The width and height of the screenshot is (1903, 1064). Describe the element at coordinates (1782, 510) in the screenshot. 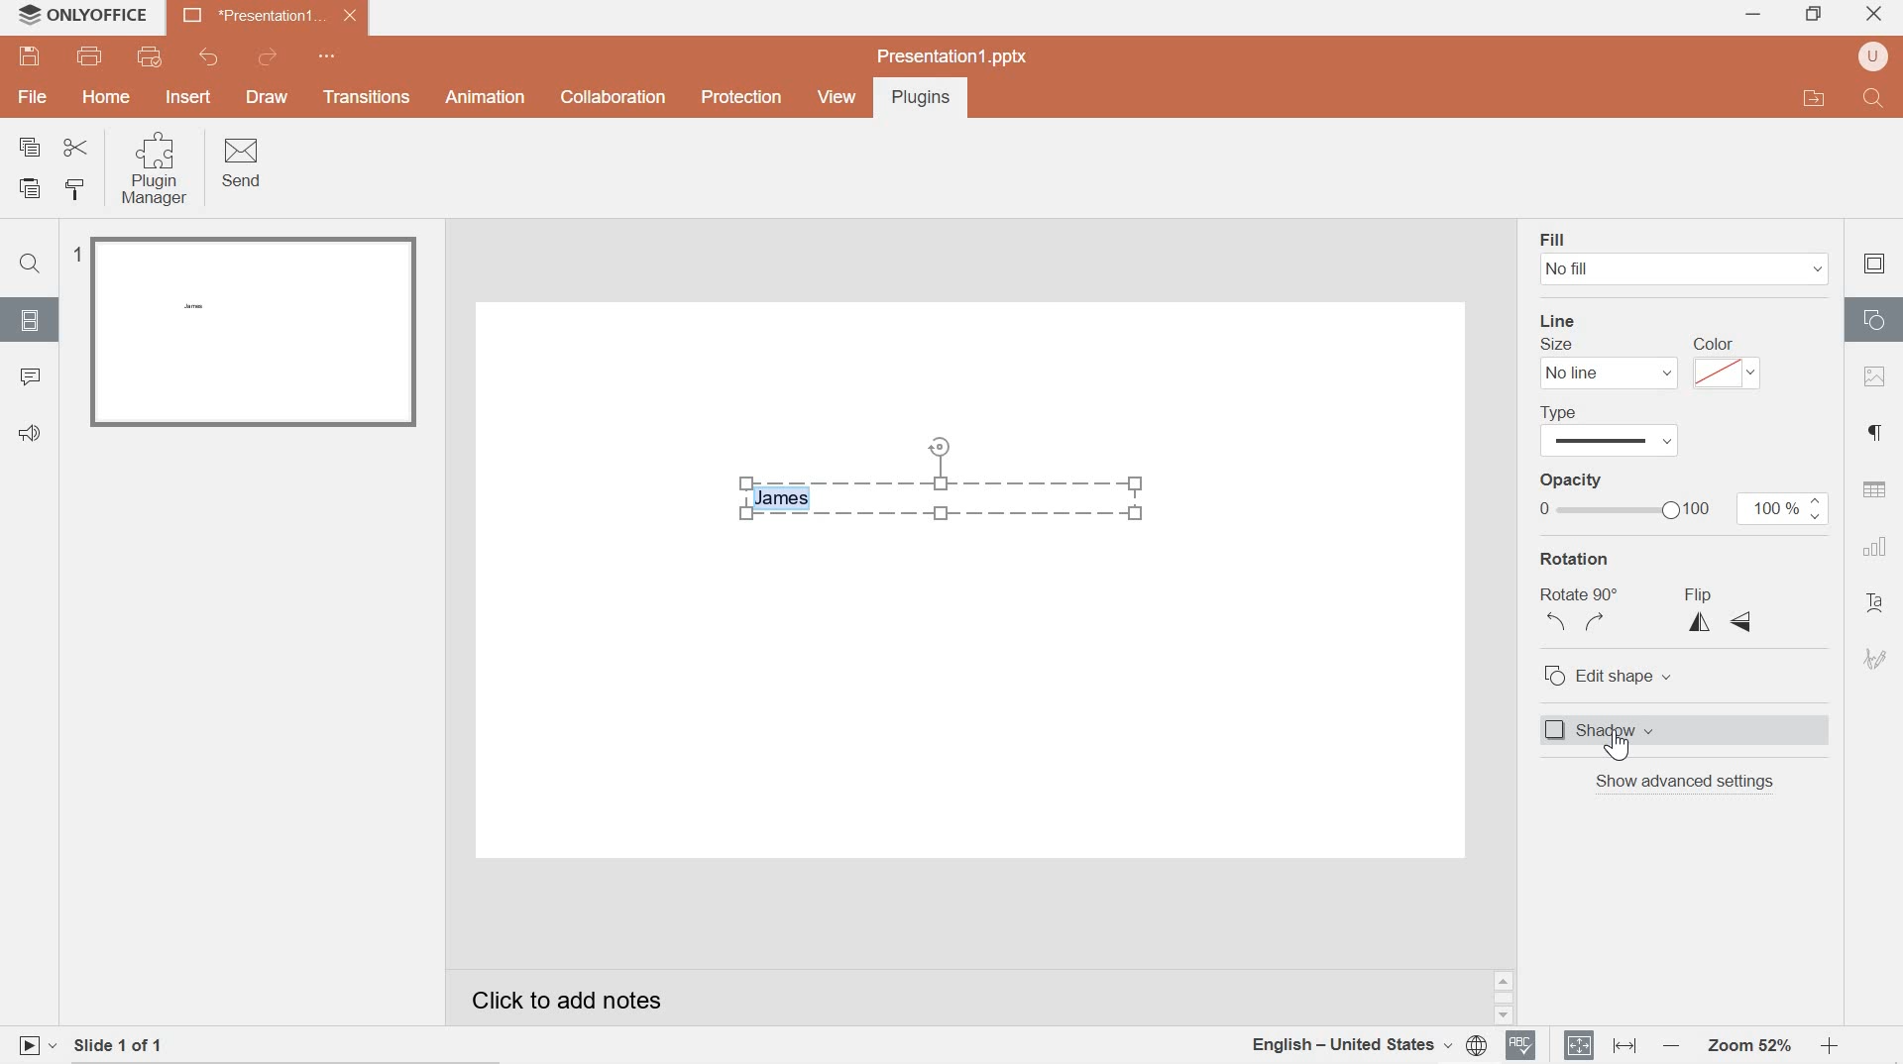

I see `100%` at that location.